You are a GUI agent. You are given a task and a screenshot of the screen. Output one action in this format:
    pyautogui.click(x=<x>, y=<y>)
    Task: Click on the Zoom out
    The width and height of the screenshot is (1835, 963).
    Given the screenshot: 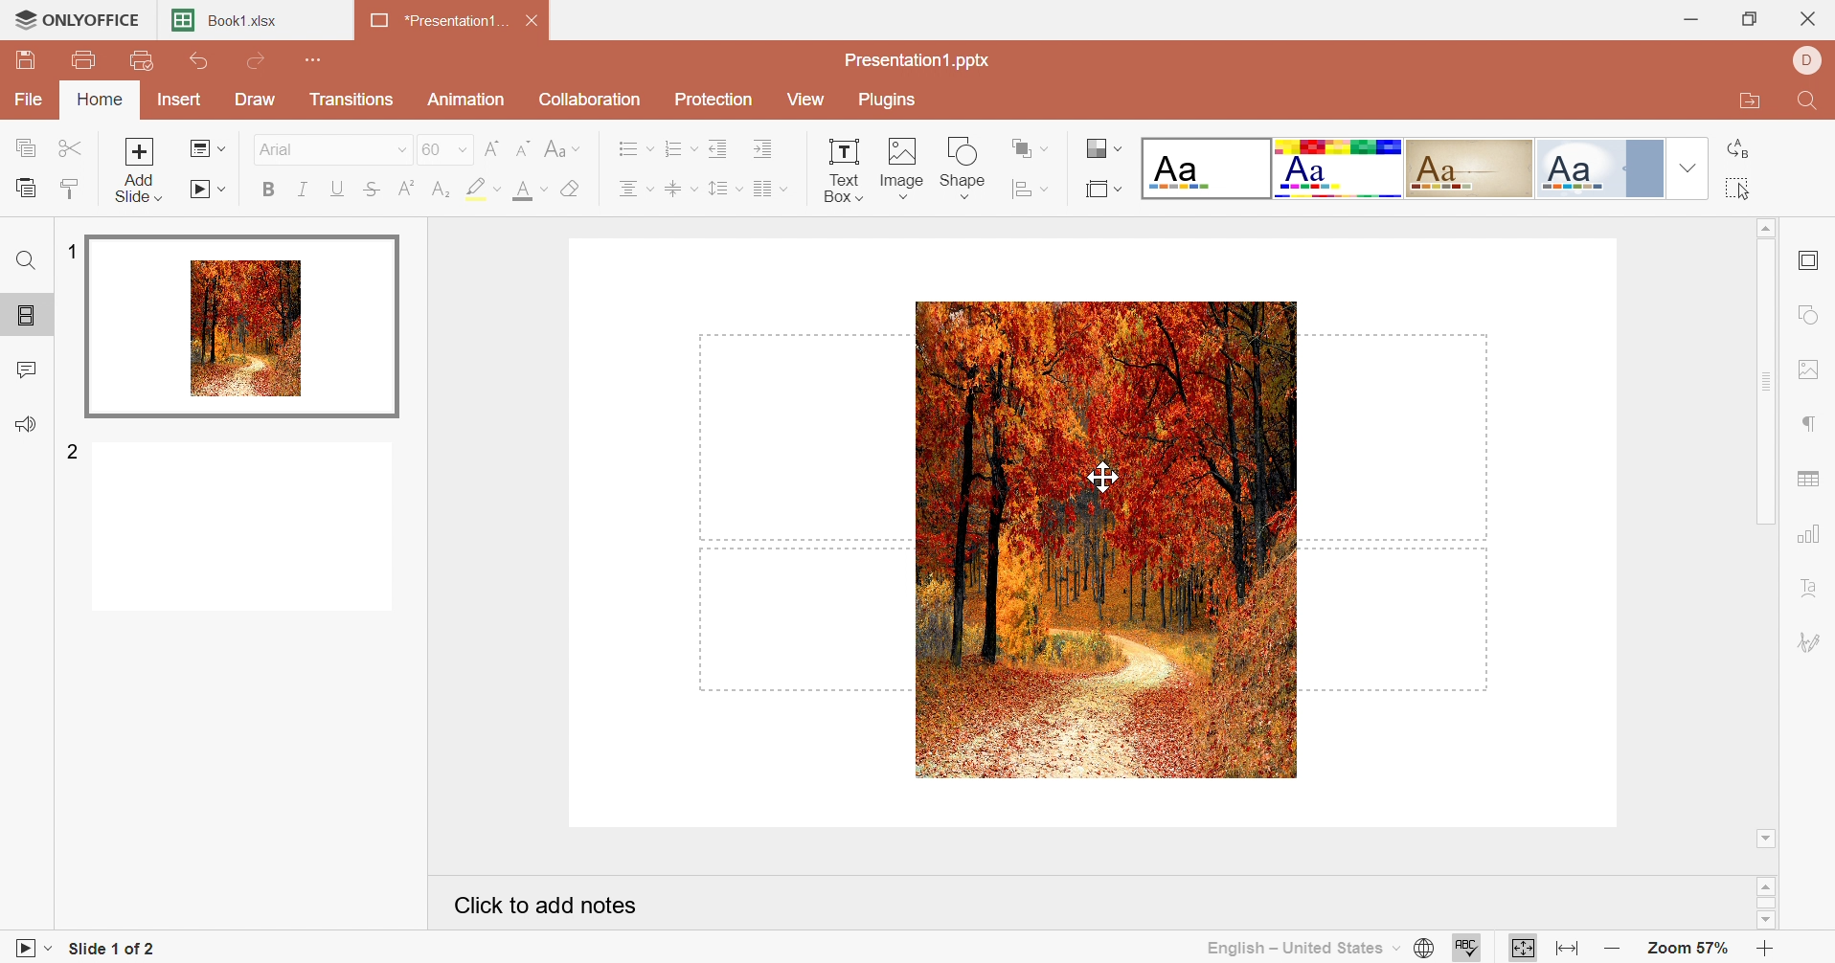 What is the action you would take?
    pyautogui.click(x=1610, y=950)
    